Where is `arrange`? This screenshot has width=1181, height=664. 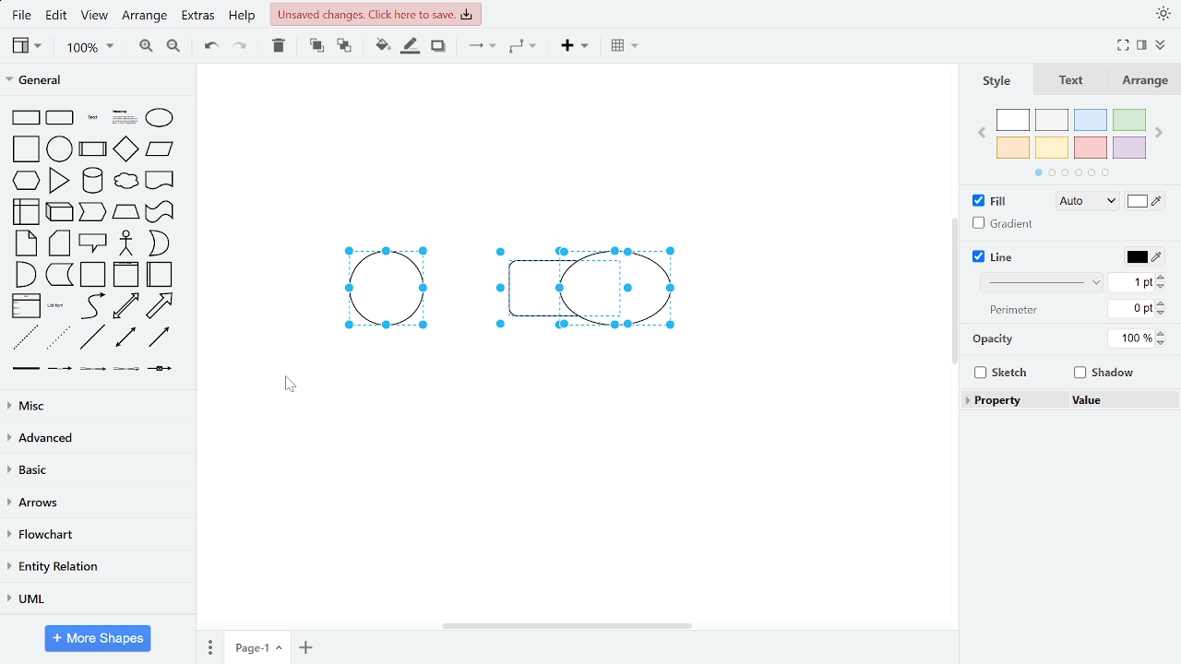
arrange is located at coordinates (147, 16).